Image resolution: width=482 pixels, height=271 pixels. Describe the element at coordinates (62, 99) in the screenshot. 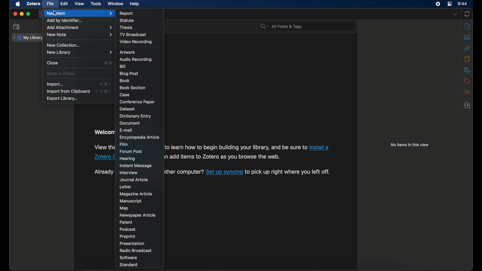

I see `export library` at that location.